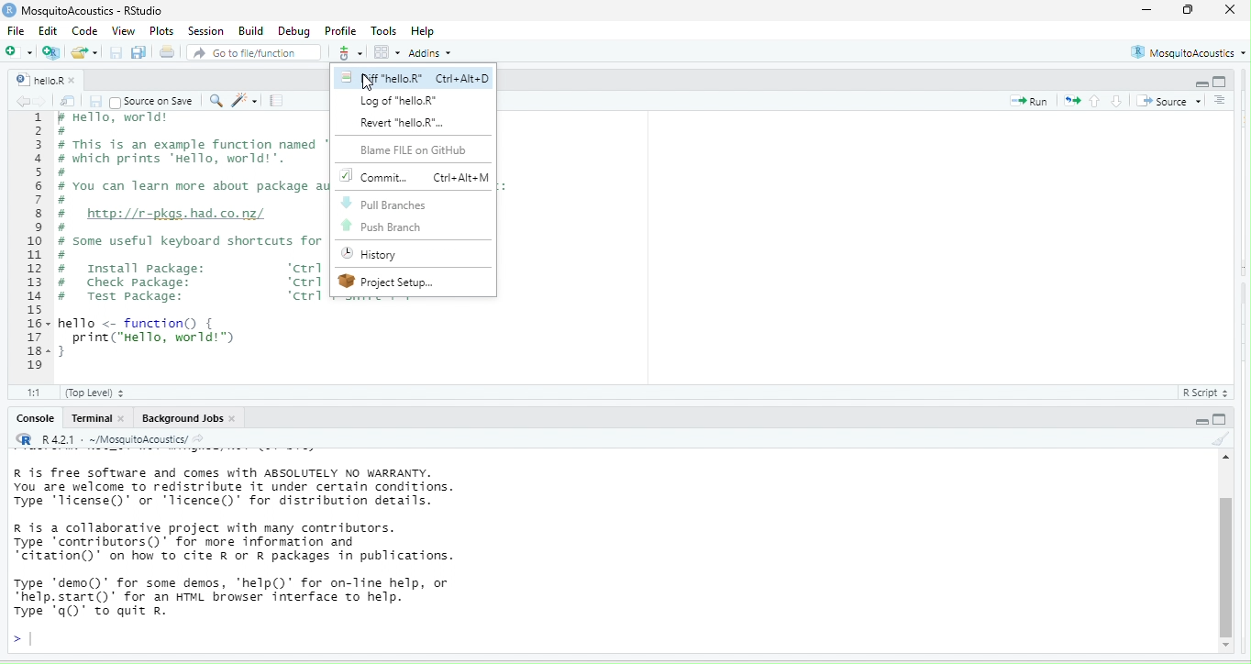  What do you see at coordinates (383, 30) in the screenshot?
I see `Tools` at bounding box center [383, 30].